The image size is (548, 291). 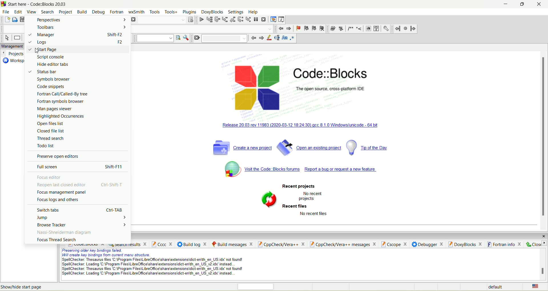 I want to click on browse tracker, so click(x=81, y=225).